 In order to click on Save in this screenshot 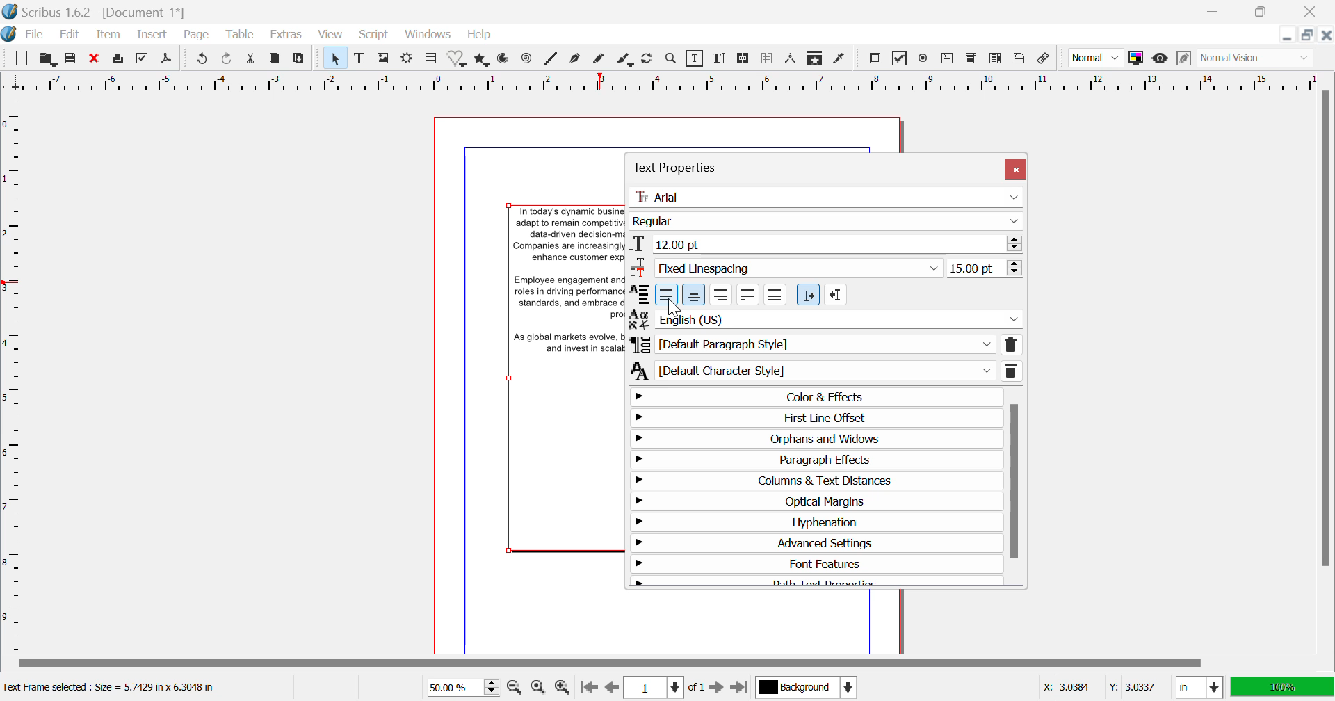, I will do `click(72, 58)`.